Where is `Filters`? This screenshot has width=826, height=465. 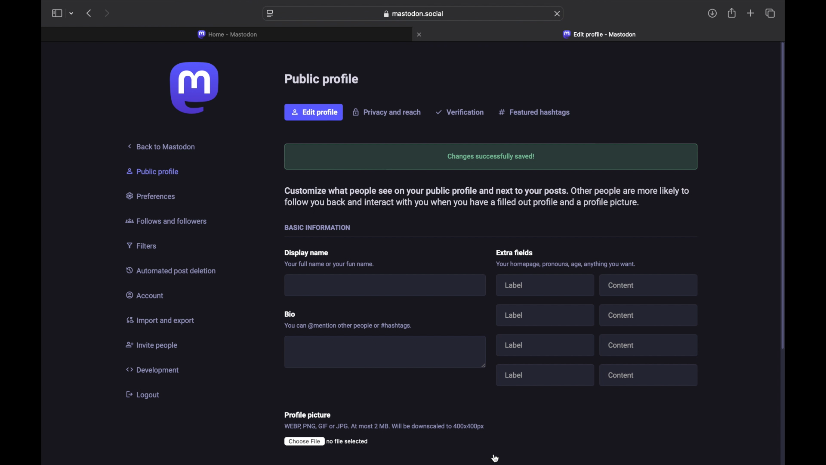 Filters is located at coordinates (142, 246).